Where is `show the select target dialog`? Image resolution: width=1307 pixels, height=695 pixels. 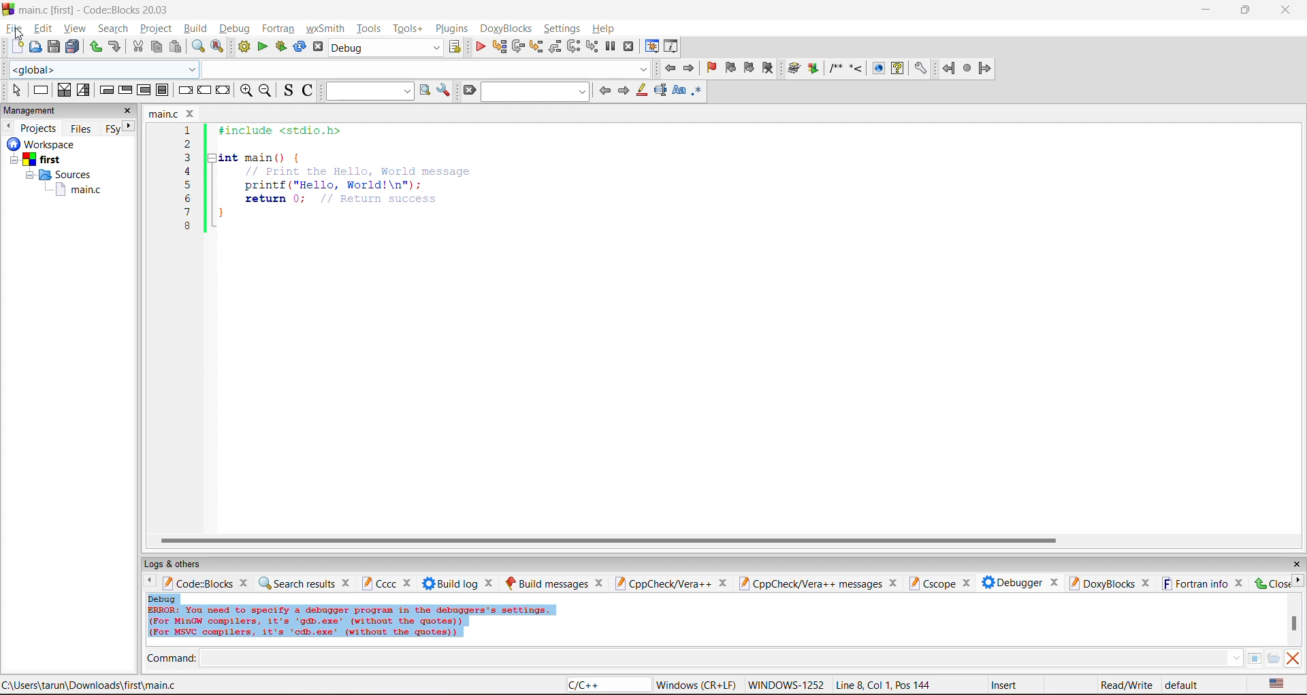 show the select target dialog is located at coordinates (456, 47).